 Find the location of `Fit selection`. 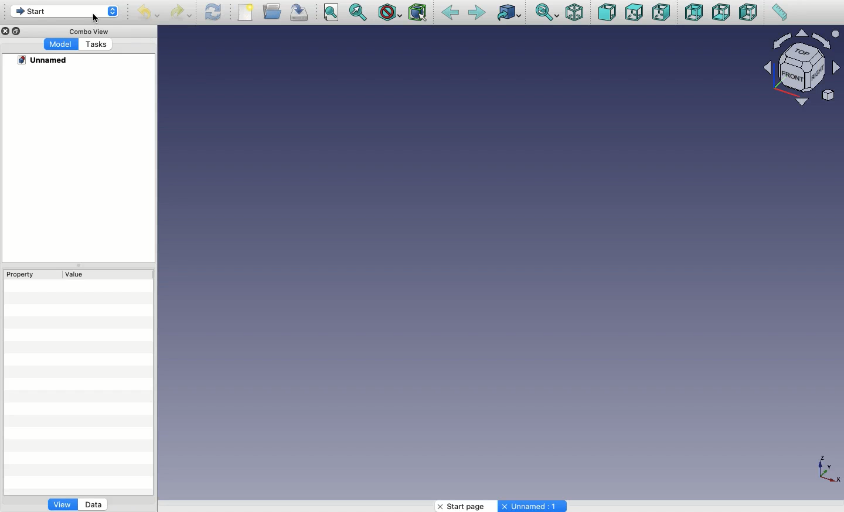

Fit selection is located at coordinates (359, 12).